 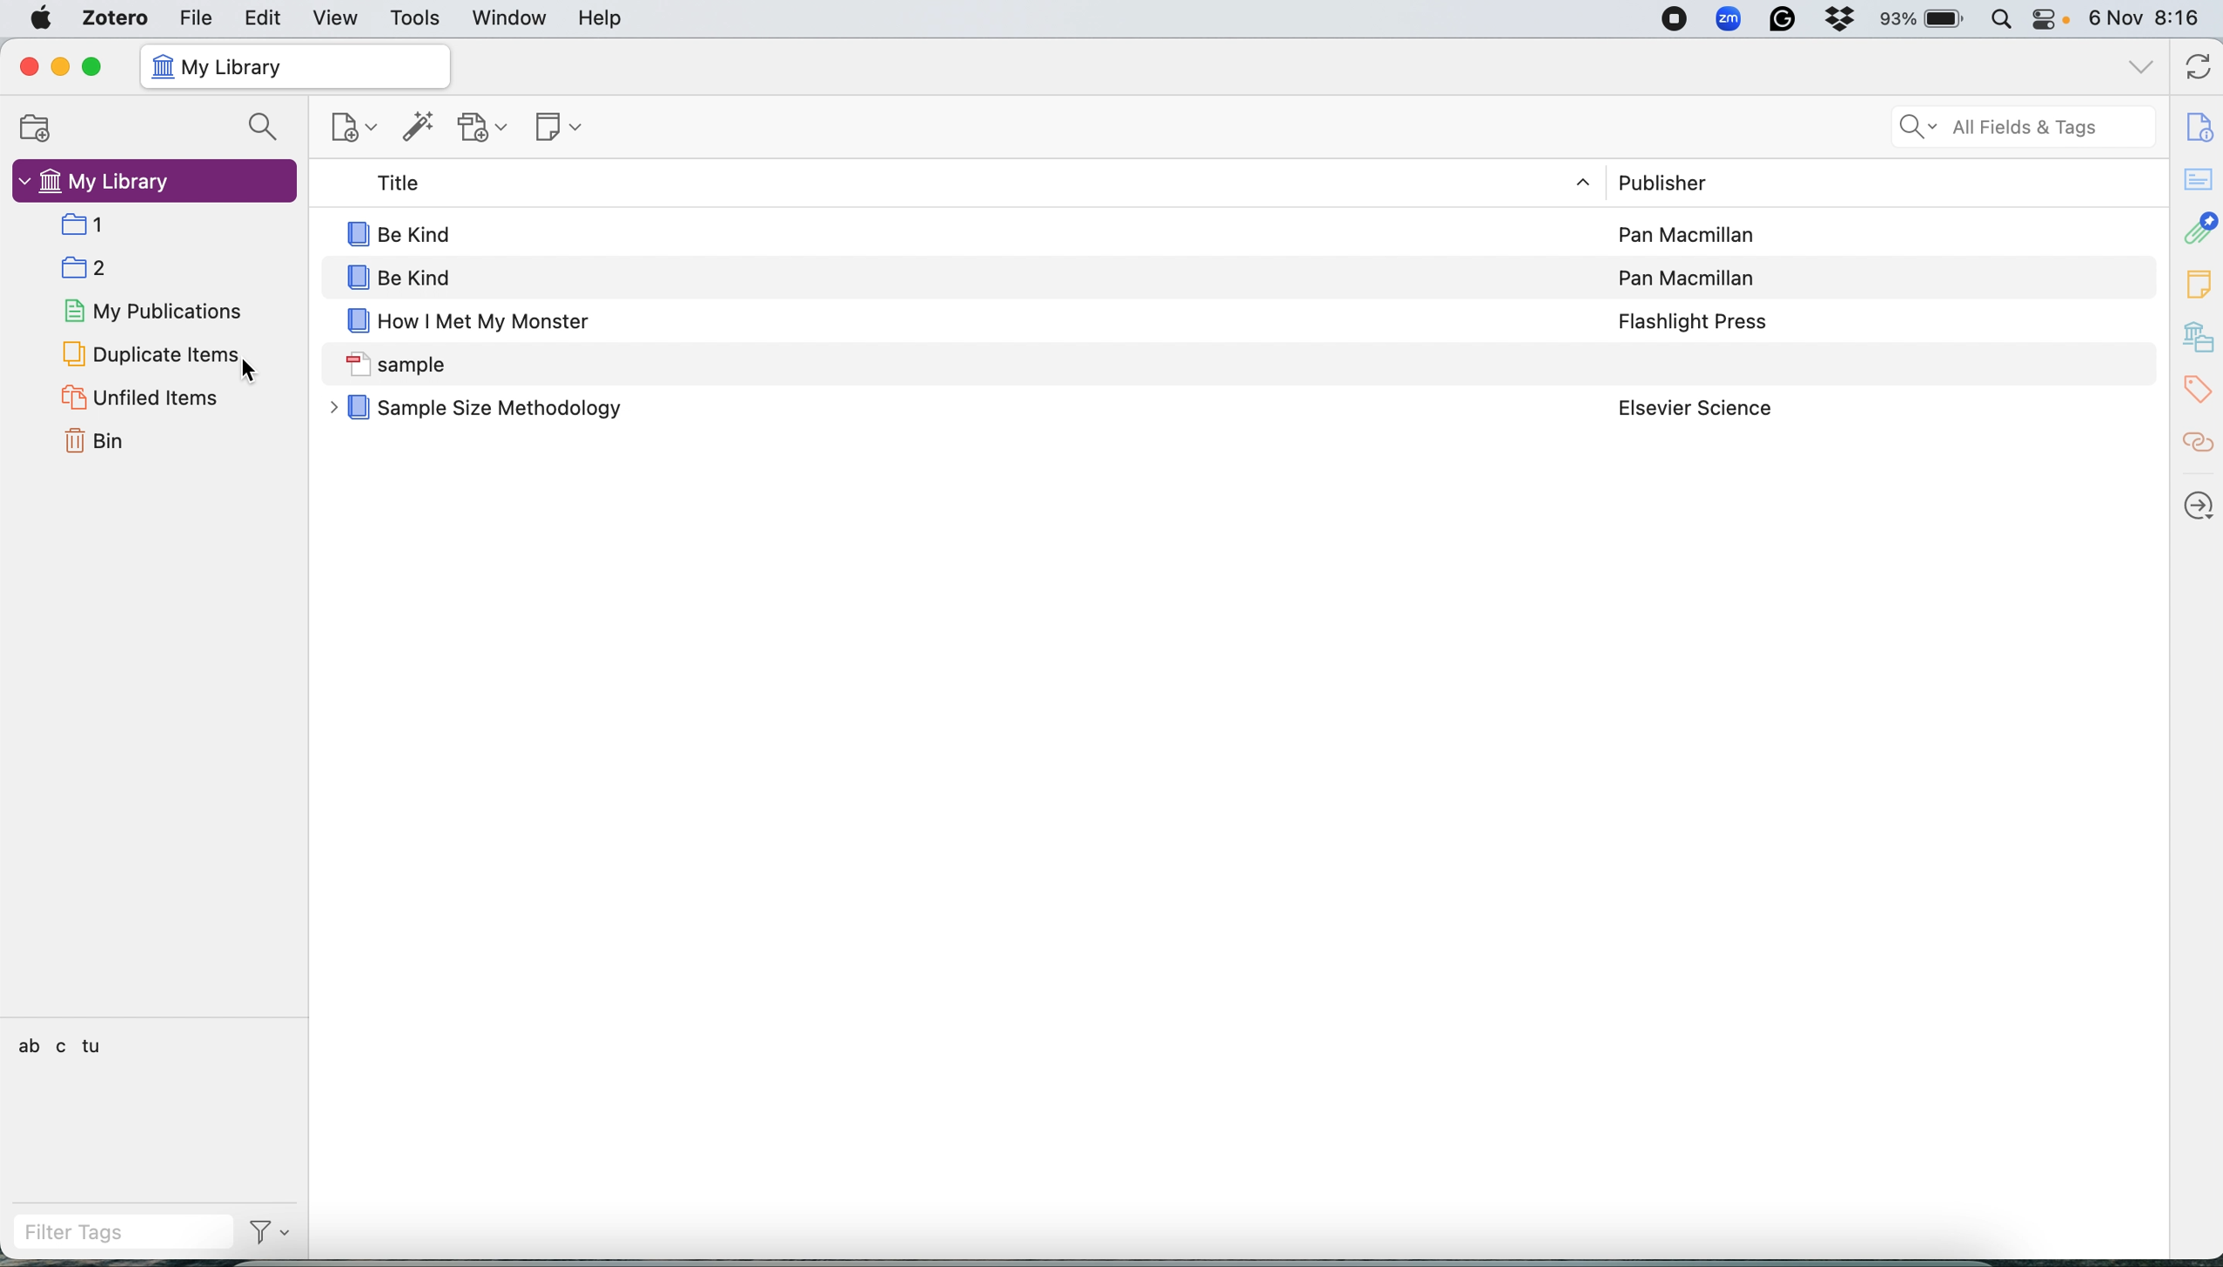 I want to click on How I Met My Mother, so click(x=934, y=313).